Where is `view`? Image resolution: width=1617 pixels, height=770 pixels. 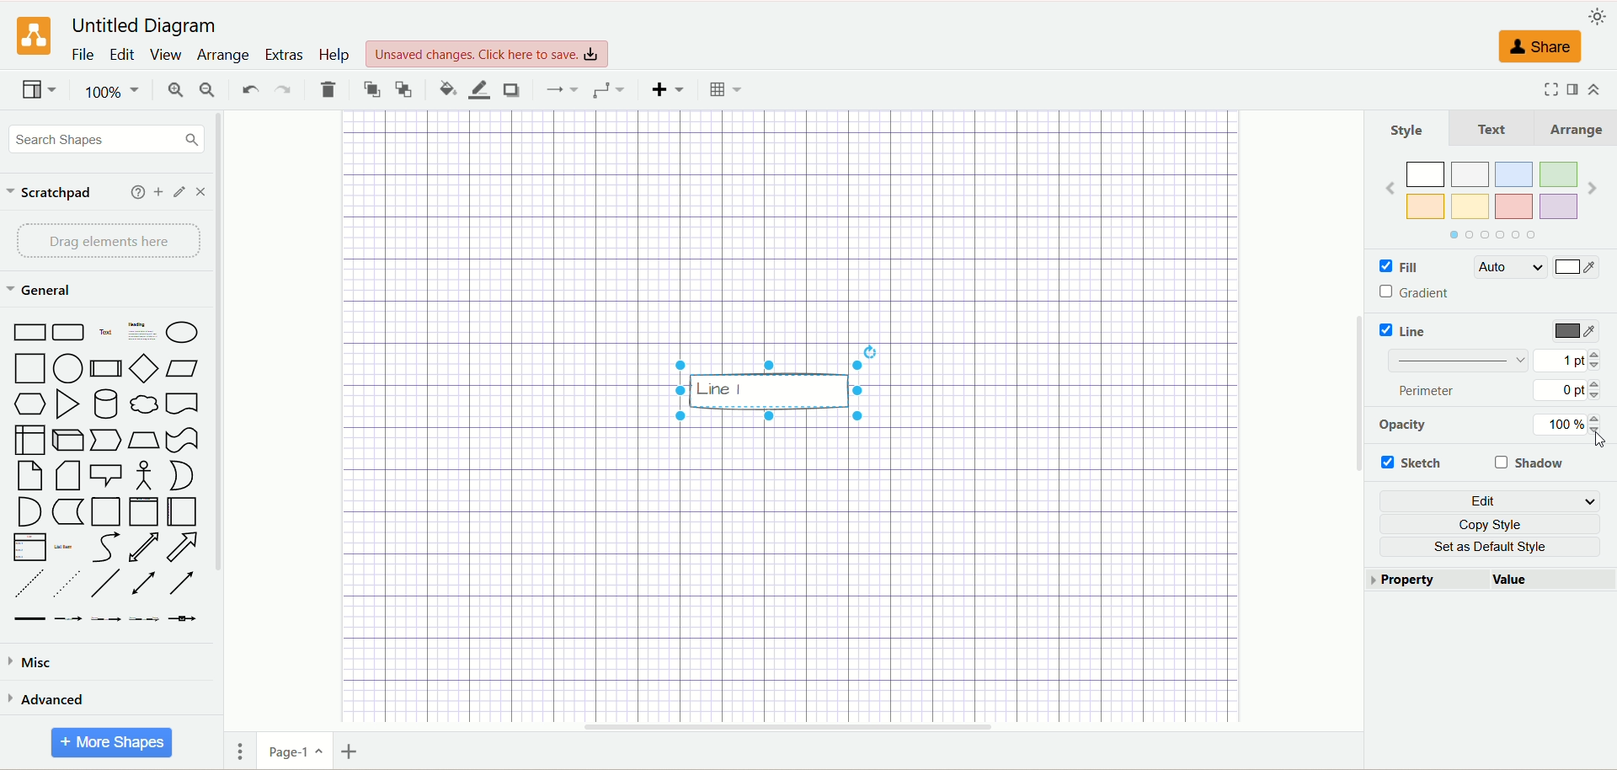
view is located at coordinates (38, 89).